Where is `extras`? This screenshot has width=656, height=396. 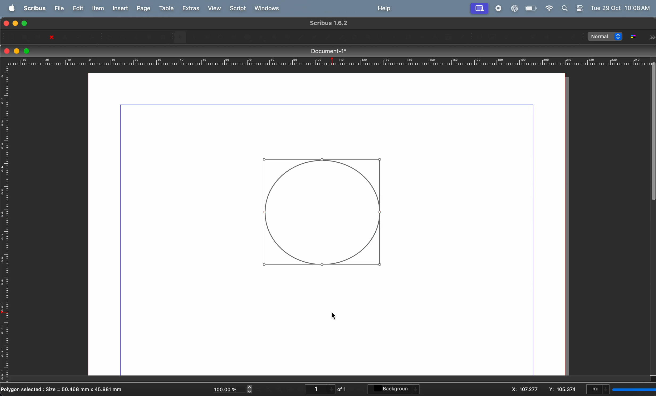
extras is located at coordinates (191, 8).